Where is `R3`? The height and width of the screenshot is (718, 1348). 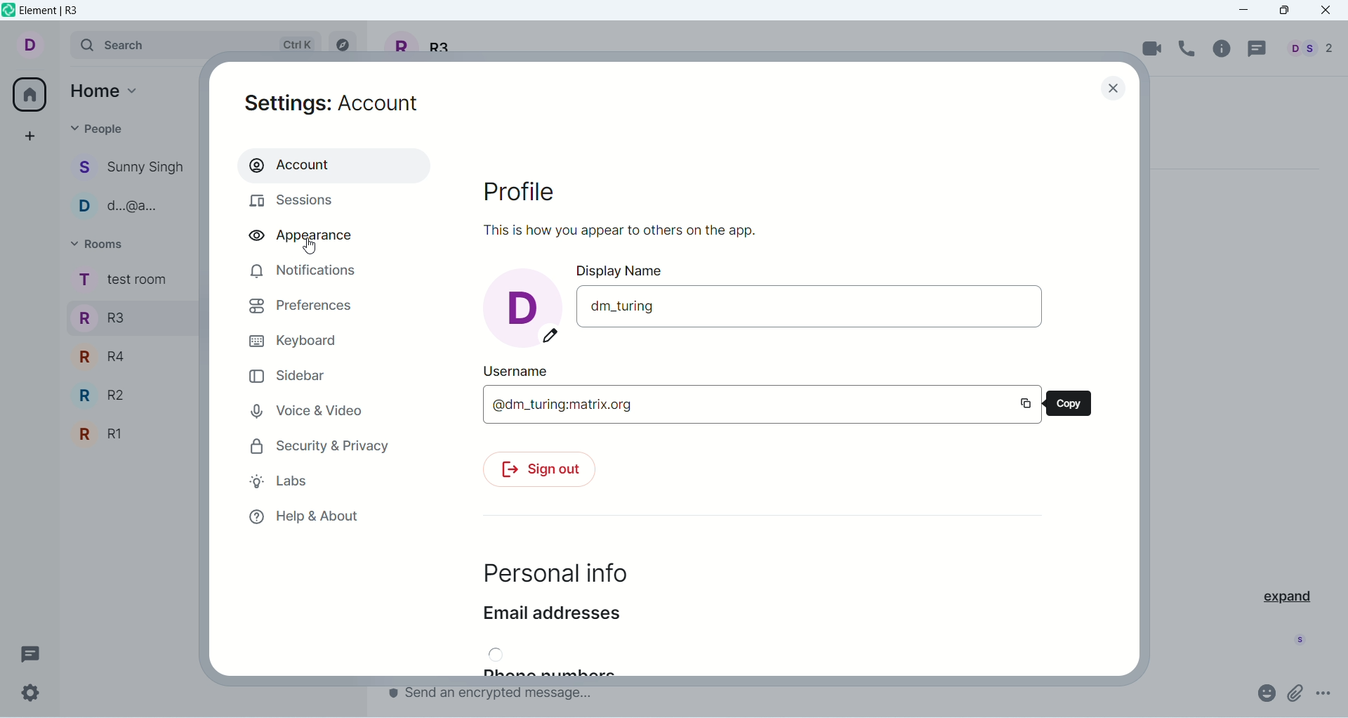
R3 is located at coordinates (128, 316).